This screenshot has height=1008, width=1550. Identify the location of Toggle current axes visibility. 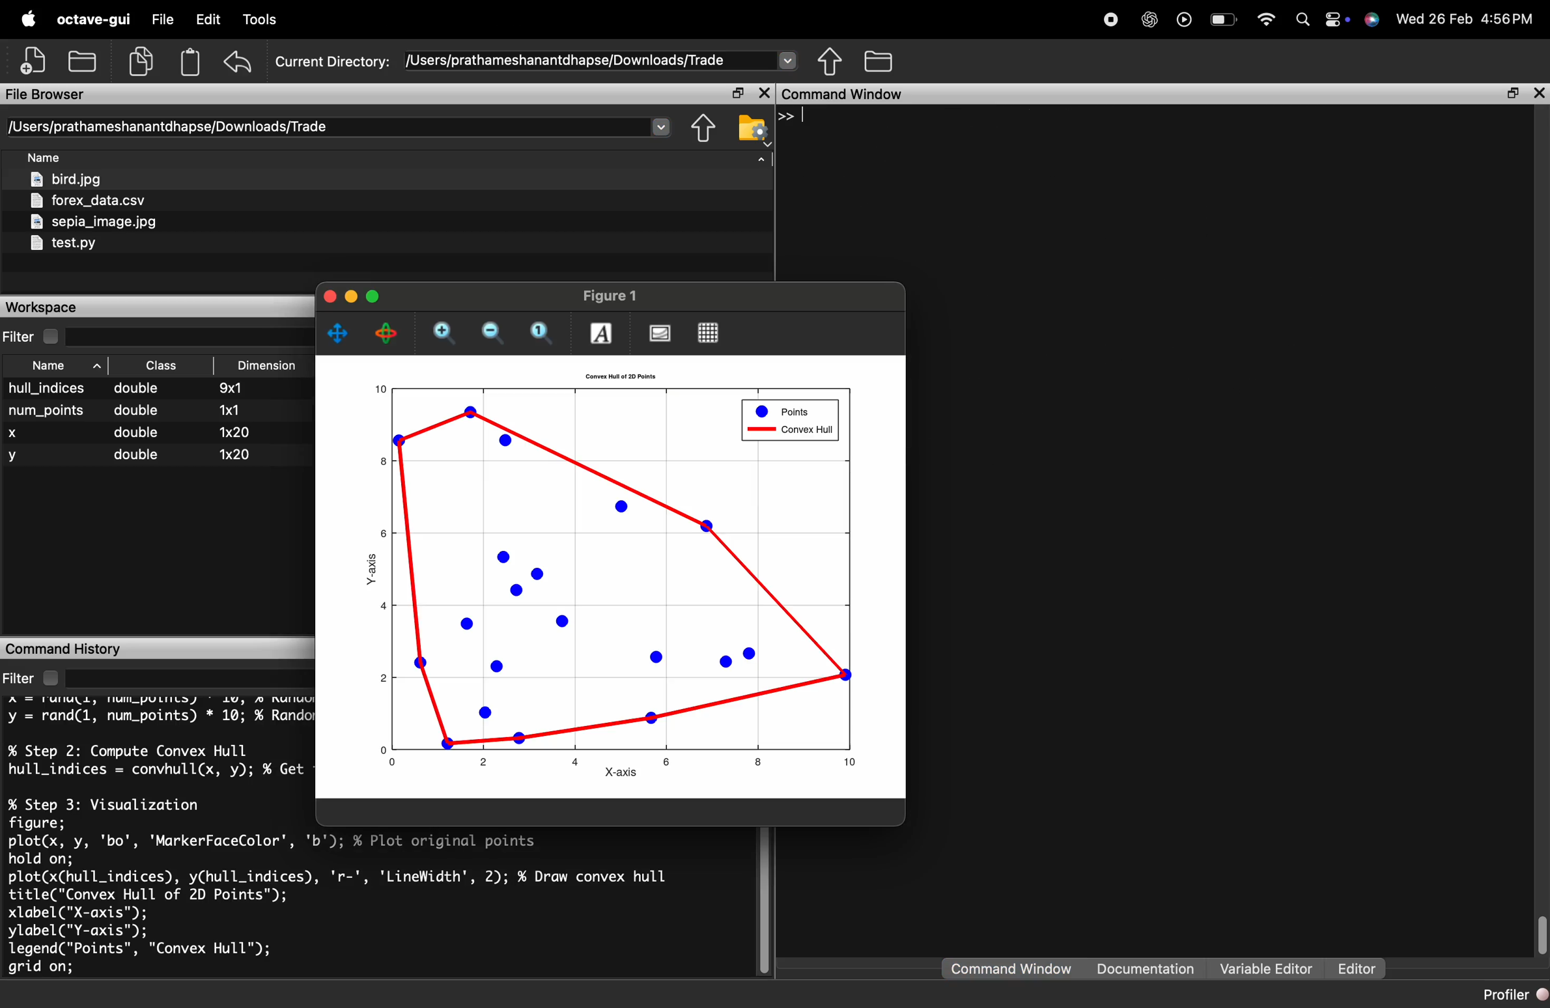
(660, 334).